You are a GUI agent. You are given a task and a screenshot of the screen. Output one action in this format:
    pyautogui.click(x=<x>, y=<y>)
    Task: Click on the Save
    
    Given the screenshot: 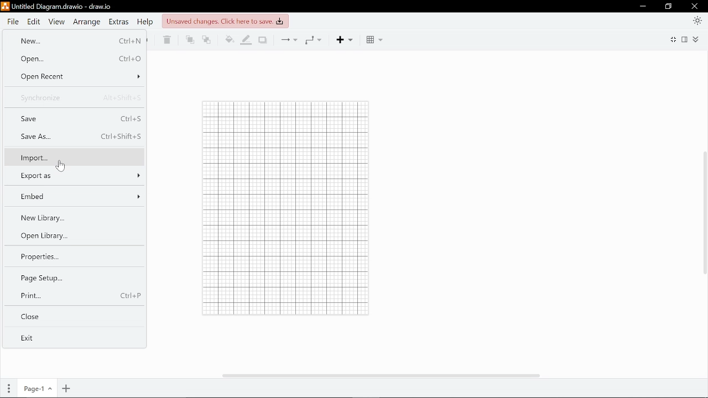 What is the action you would take?
    pyautogui.click(x=76, y=119)
    